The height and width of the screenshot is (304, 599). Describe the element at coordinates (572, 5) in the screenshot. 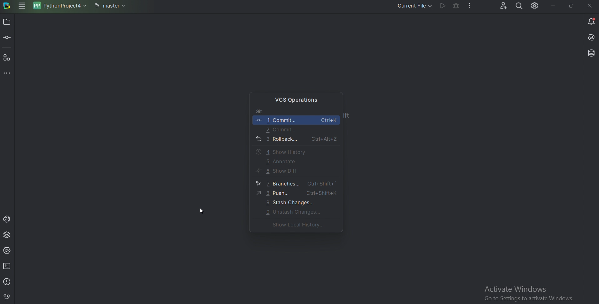

I see `Restore down` at that location.